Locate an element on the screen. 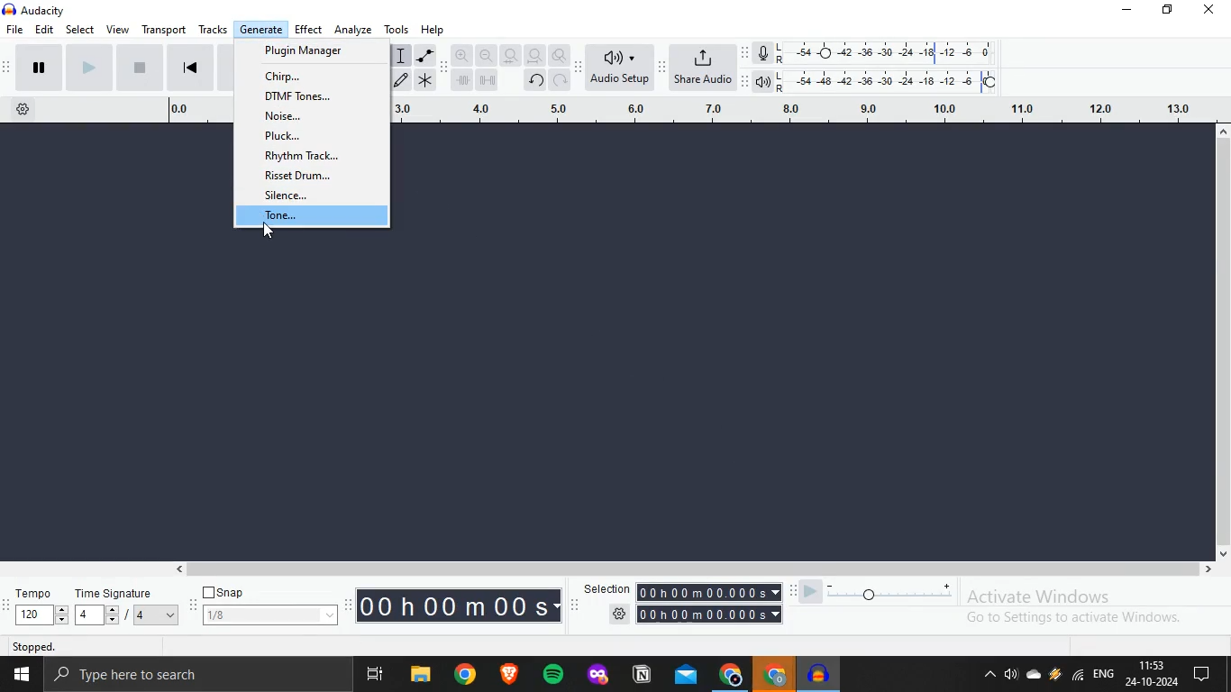 The width and height of the screenshot is (1231, 692). Share Audio is located at coordinates (704, 68).